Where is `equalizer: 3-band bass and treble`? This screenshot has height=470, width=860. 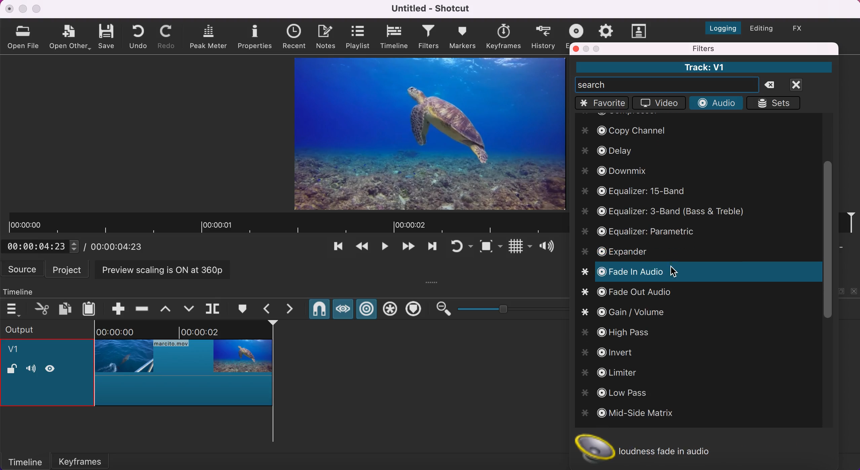
equalizer: 3-band bass and treble is located at coordinates (668, 213).